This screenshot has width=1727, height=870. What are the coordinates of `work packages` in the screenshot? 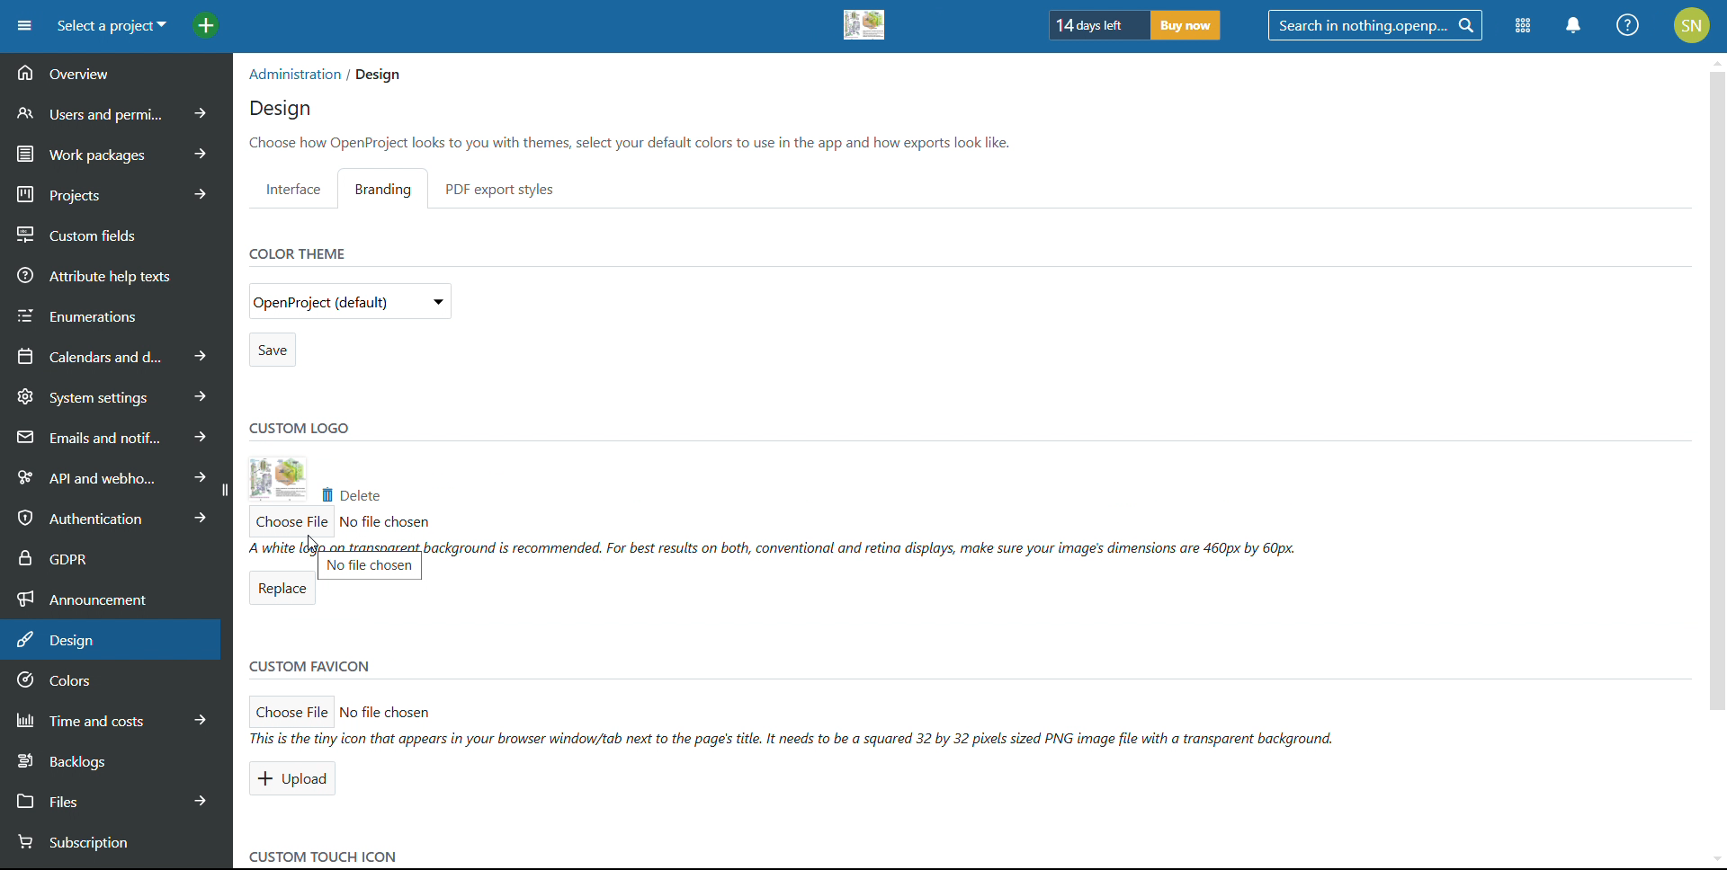 It's located at (117, 151).